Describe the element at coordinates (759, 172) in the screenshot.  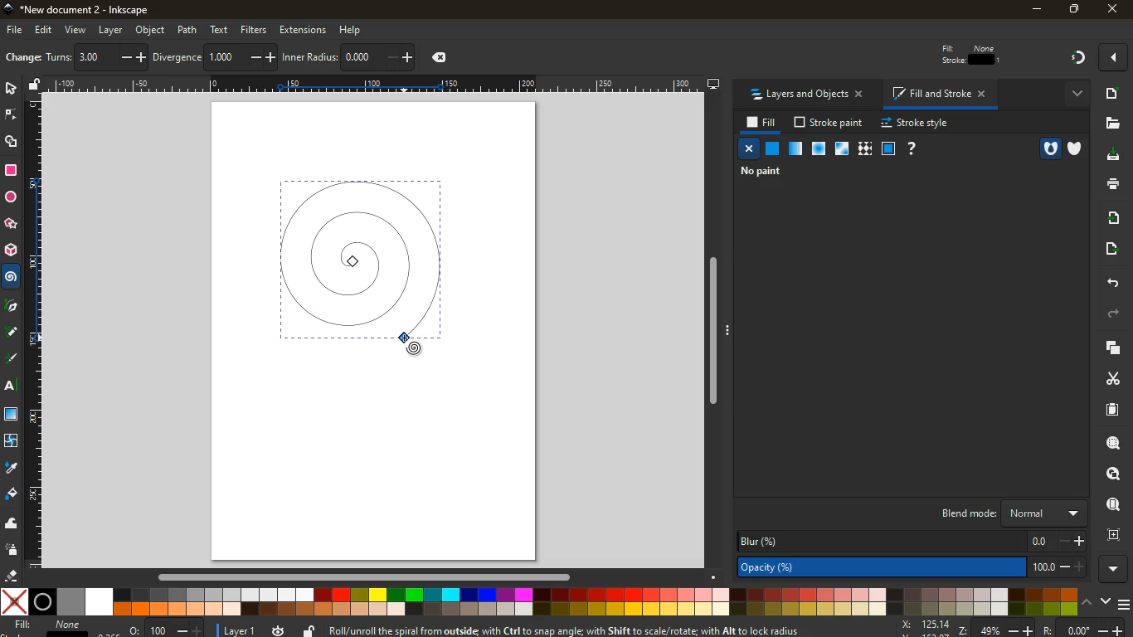
I see `no objects` at that location.